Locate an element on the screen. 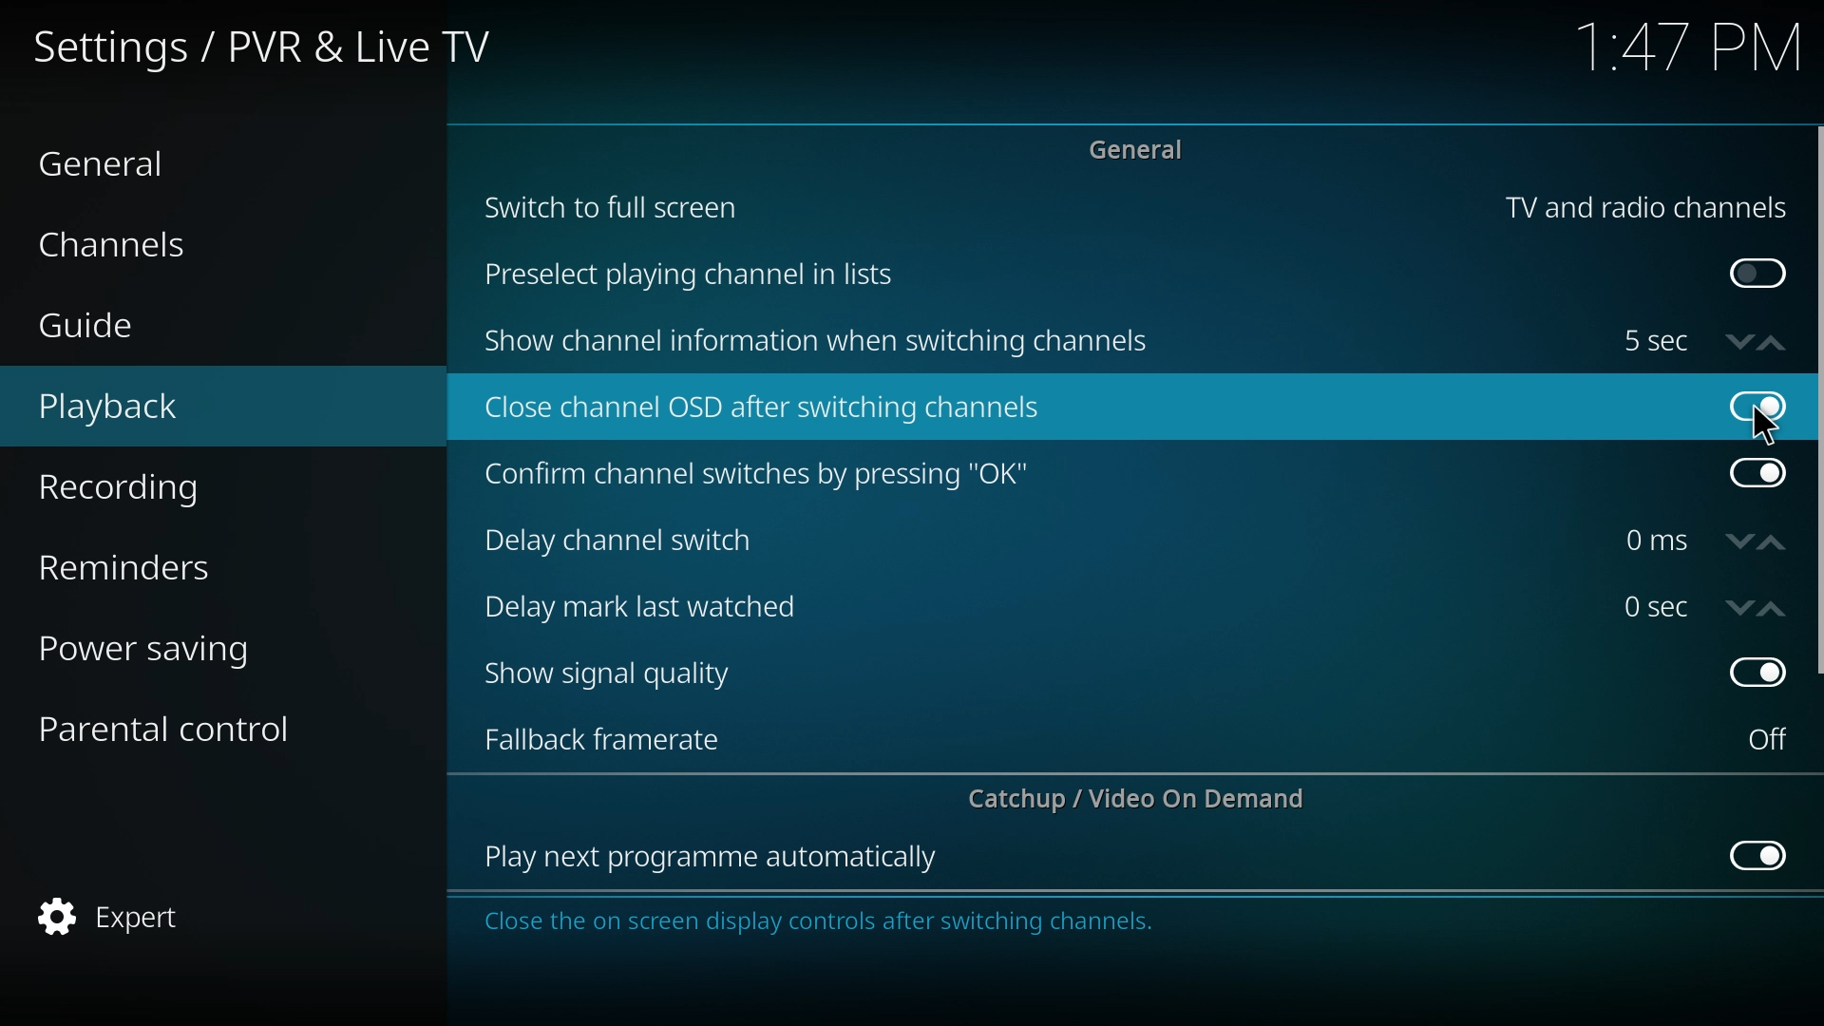 This screenshot has height=1026, width=1824. show signal quality is located at coordinates (621, 674).